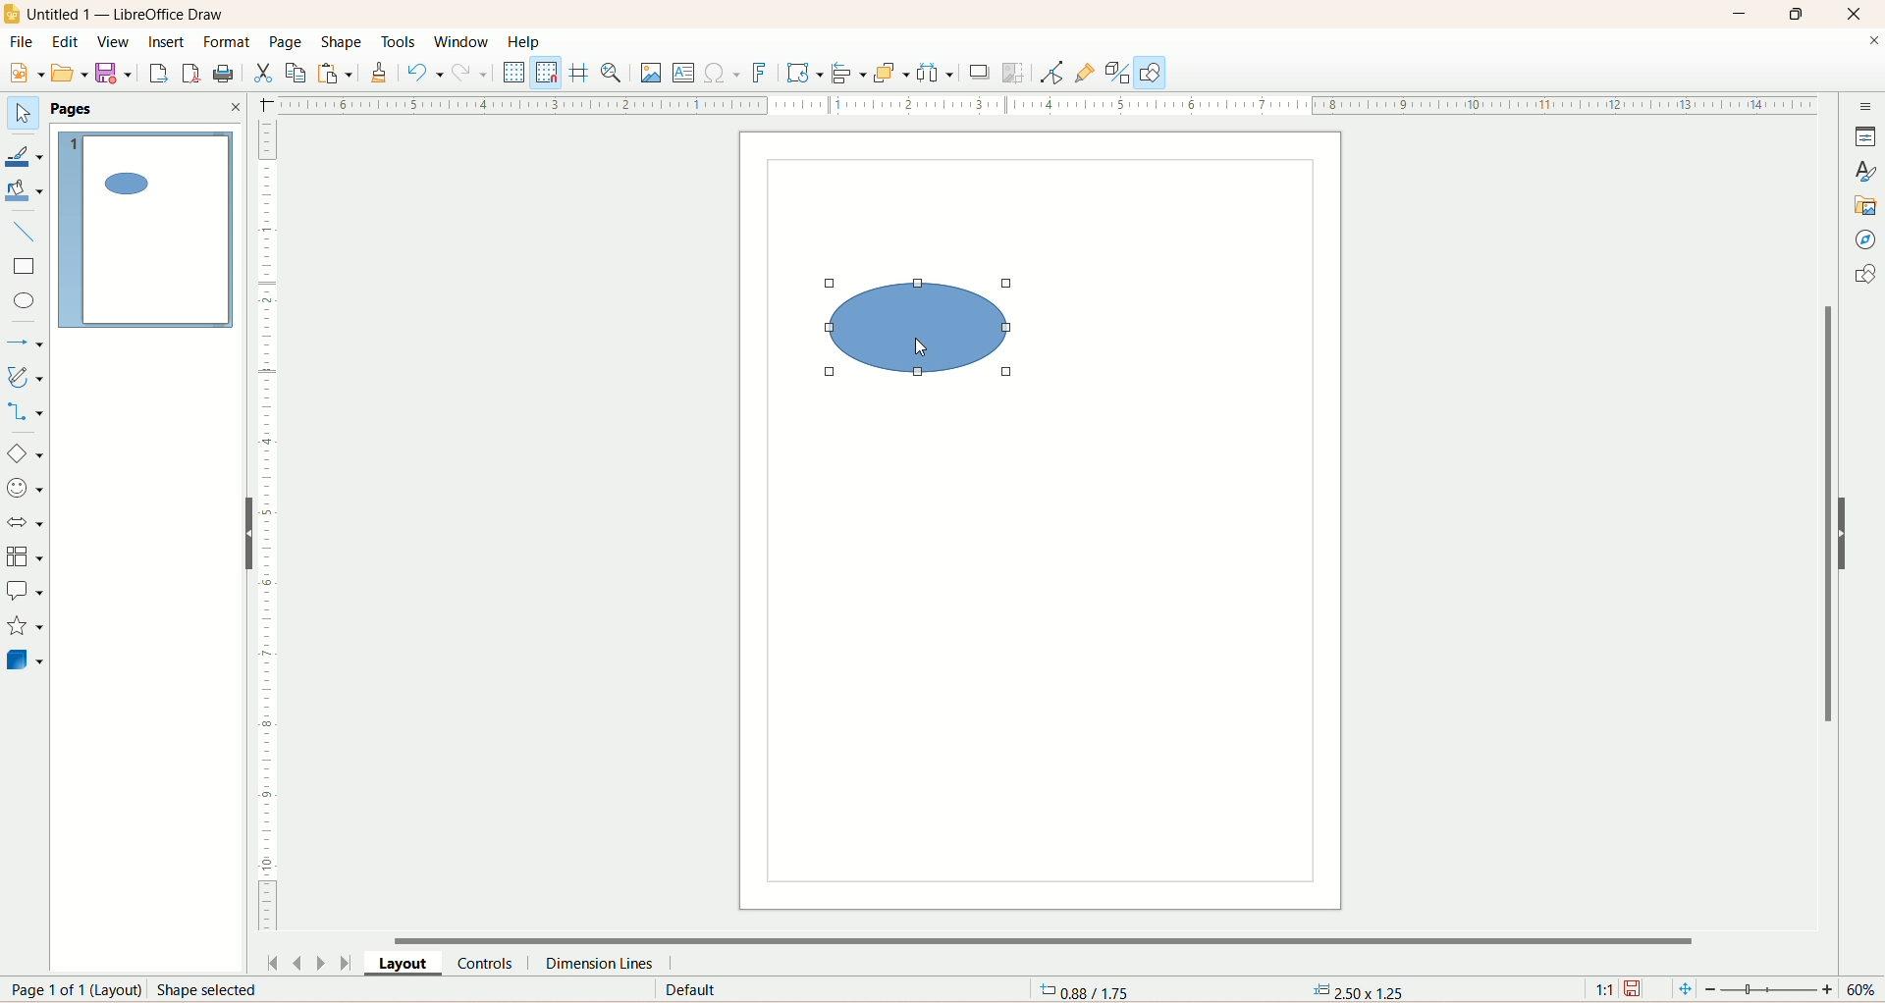  What do you see at coordinates (1088, 73) in the screenshot?
I see `gluepoint function` at bounding box center [1088, 73].